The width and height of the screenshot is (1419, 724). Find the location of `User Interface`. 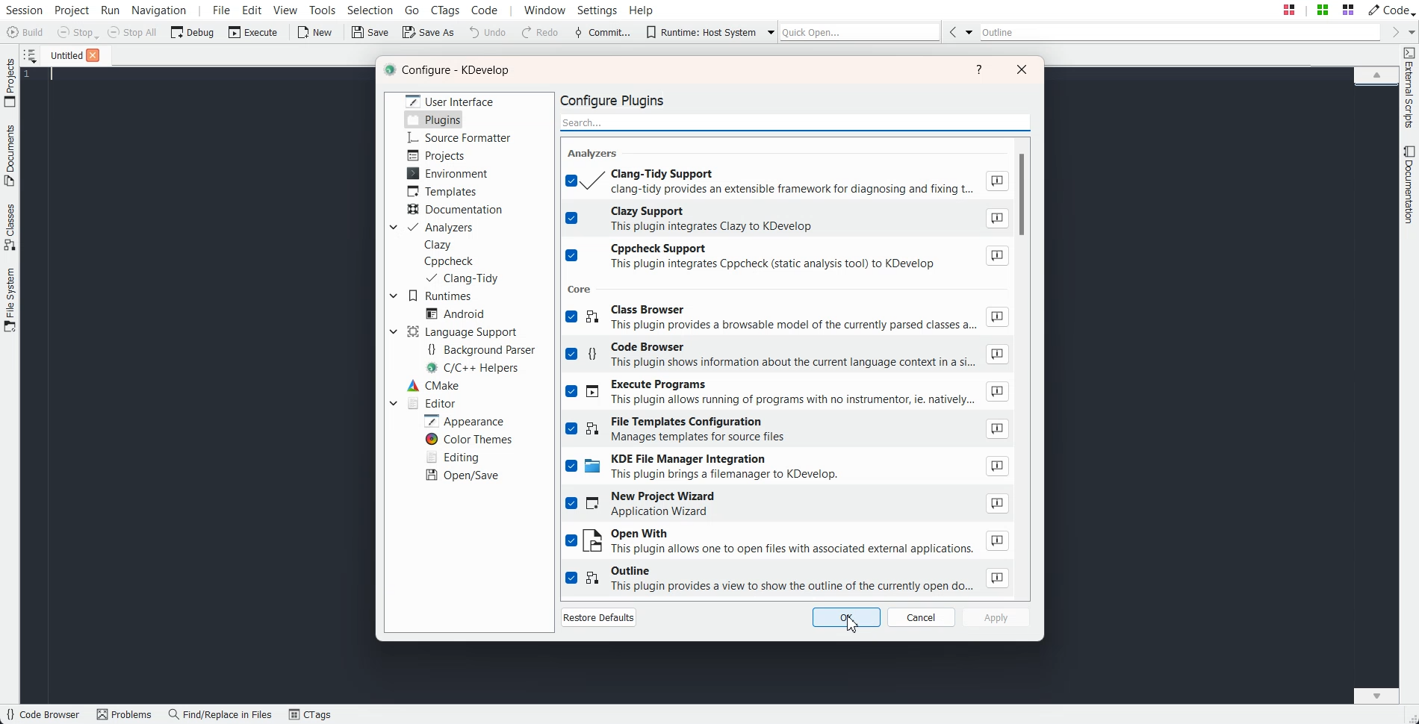

User Interface is located at coordinates (450, 100).